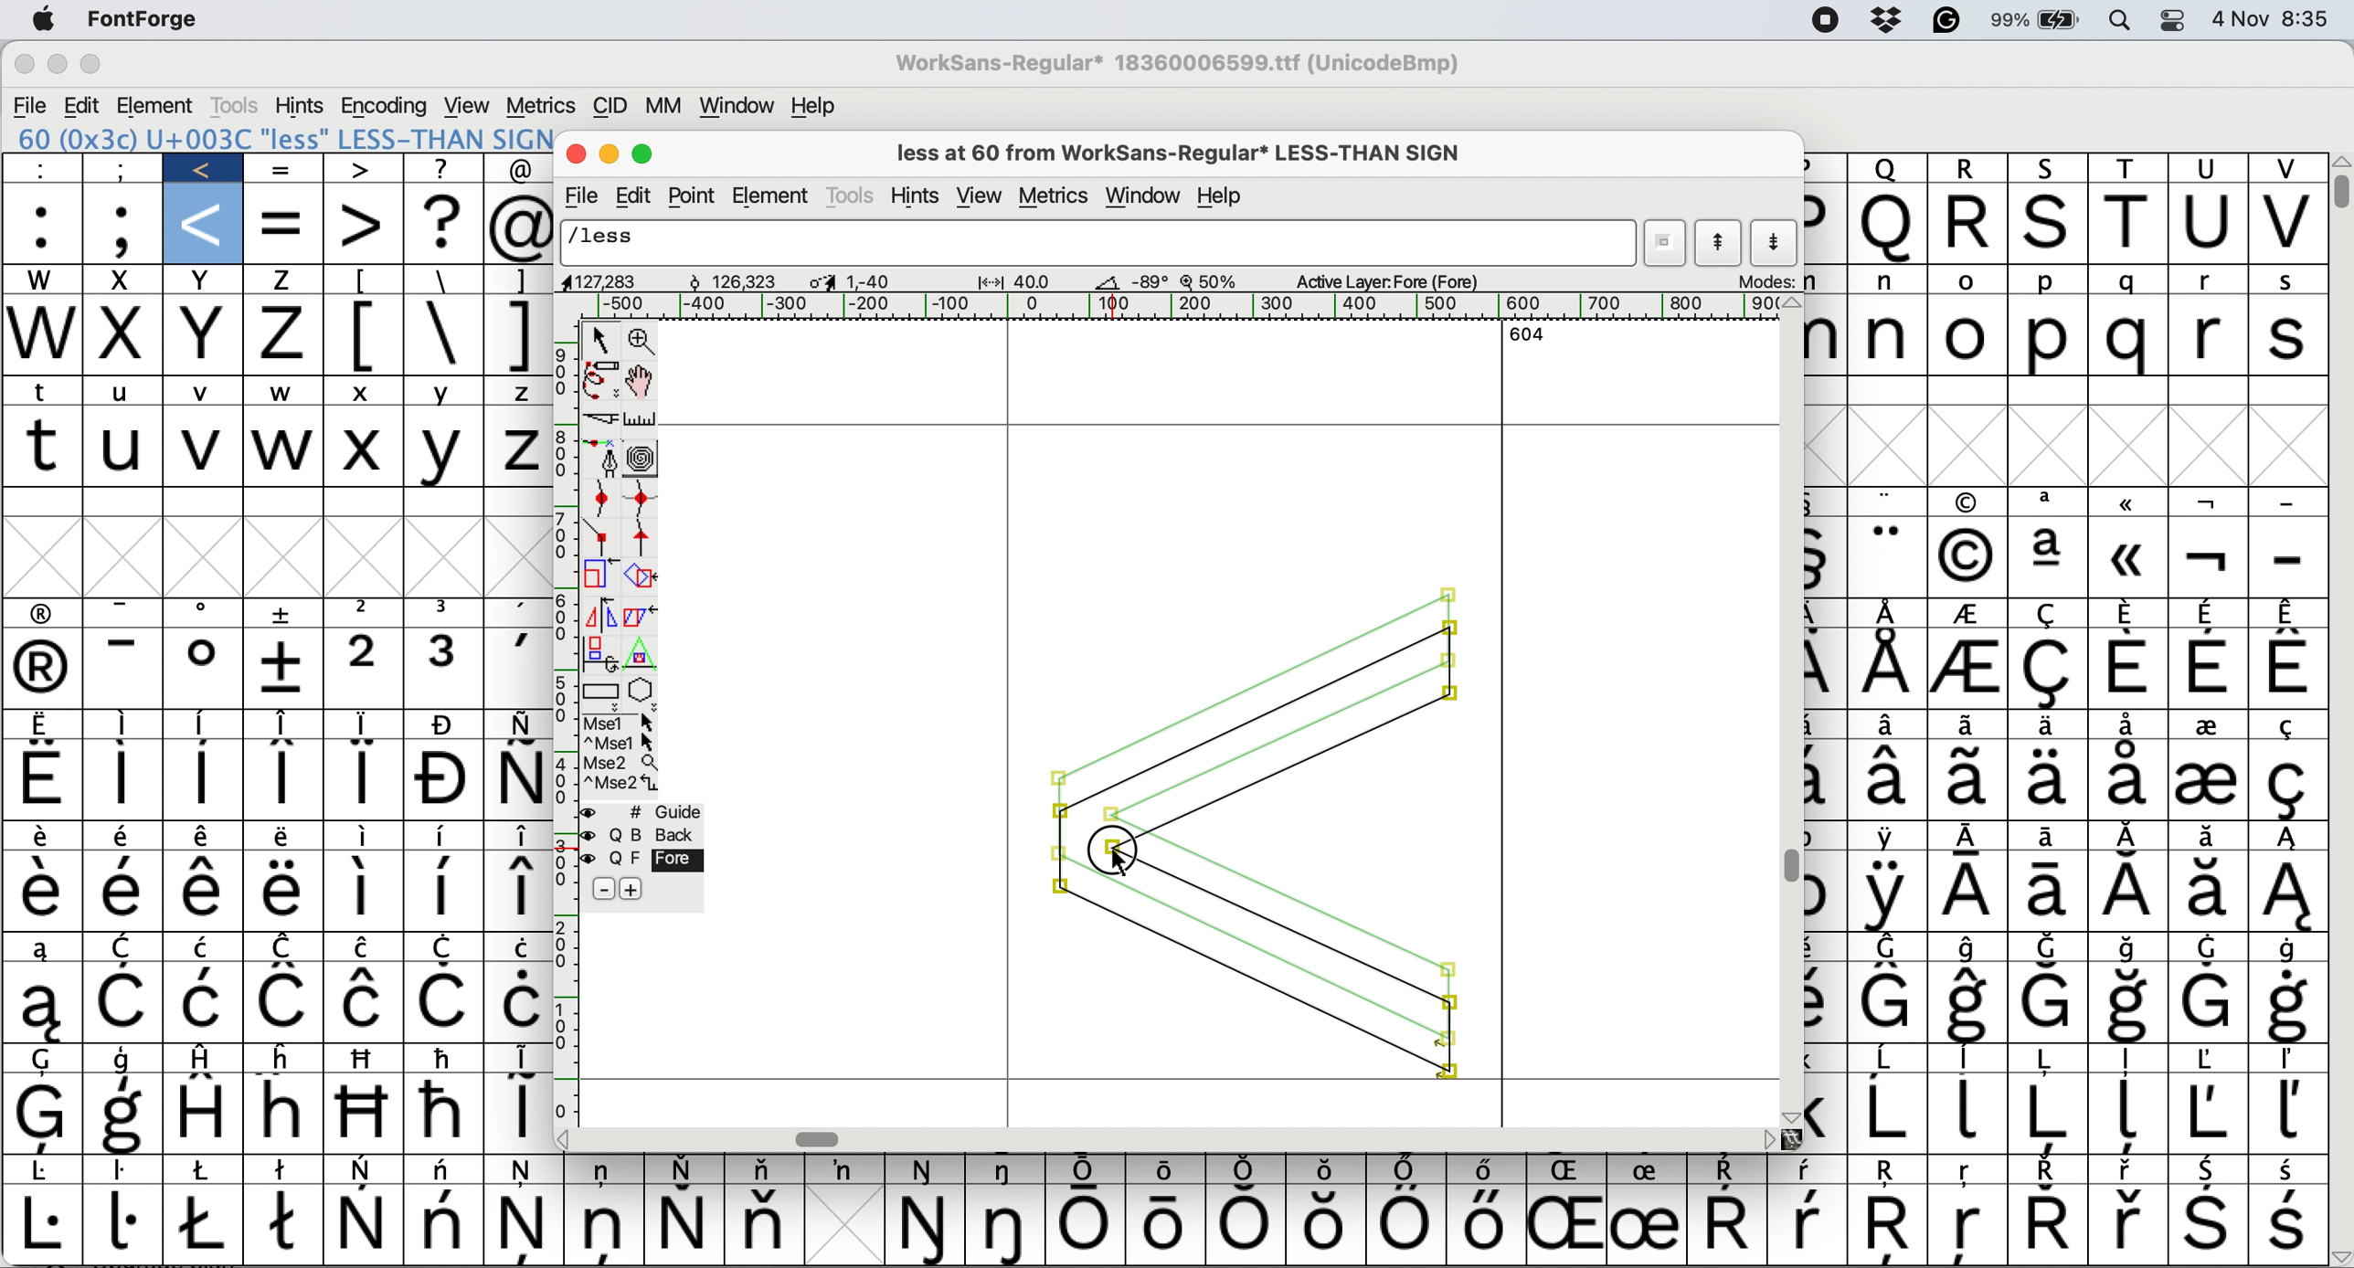  I want to click on close, so click(576, 156).